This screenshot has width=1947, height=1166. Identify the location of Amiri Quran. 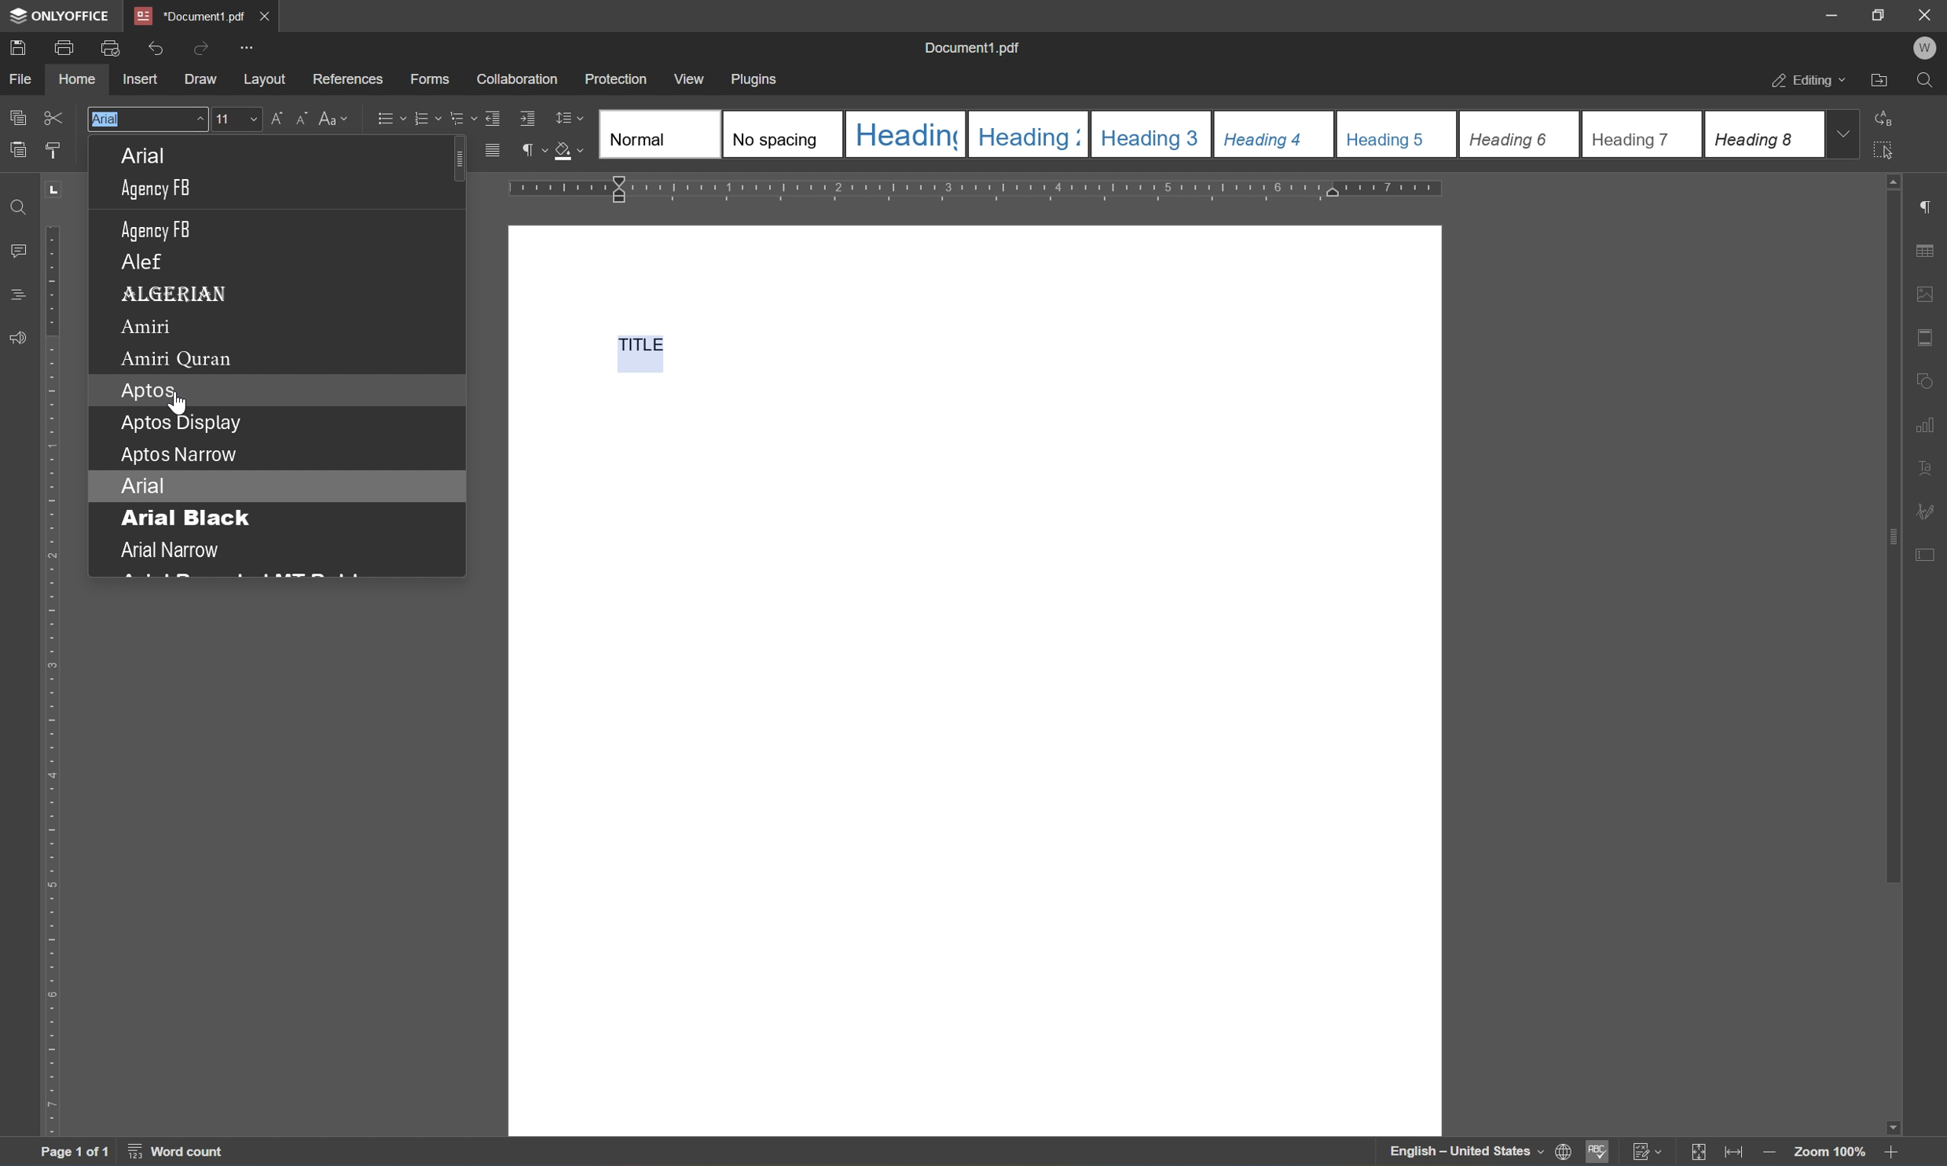
(182, 361).